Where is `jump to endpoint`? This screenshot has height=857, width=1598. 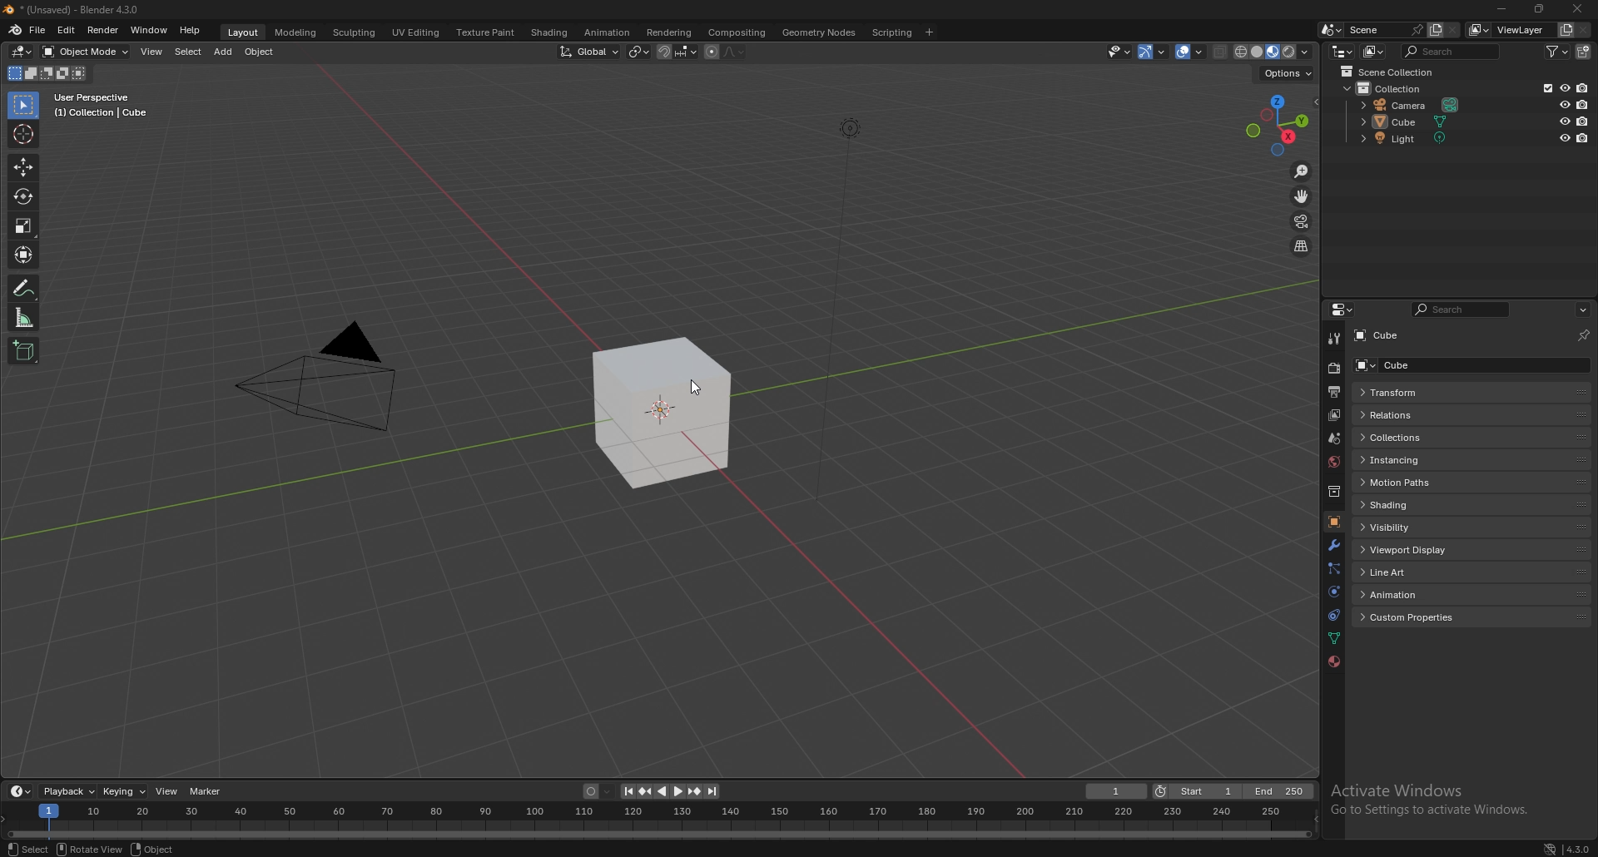 jump to endpoint is located at coordinates (714, 791).